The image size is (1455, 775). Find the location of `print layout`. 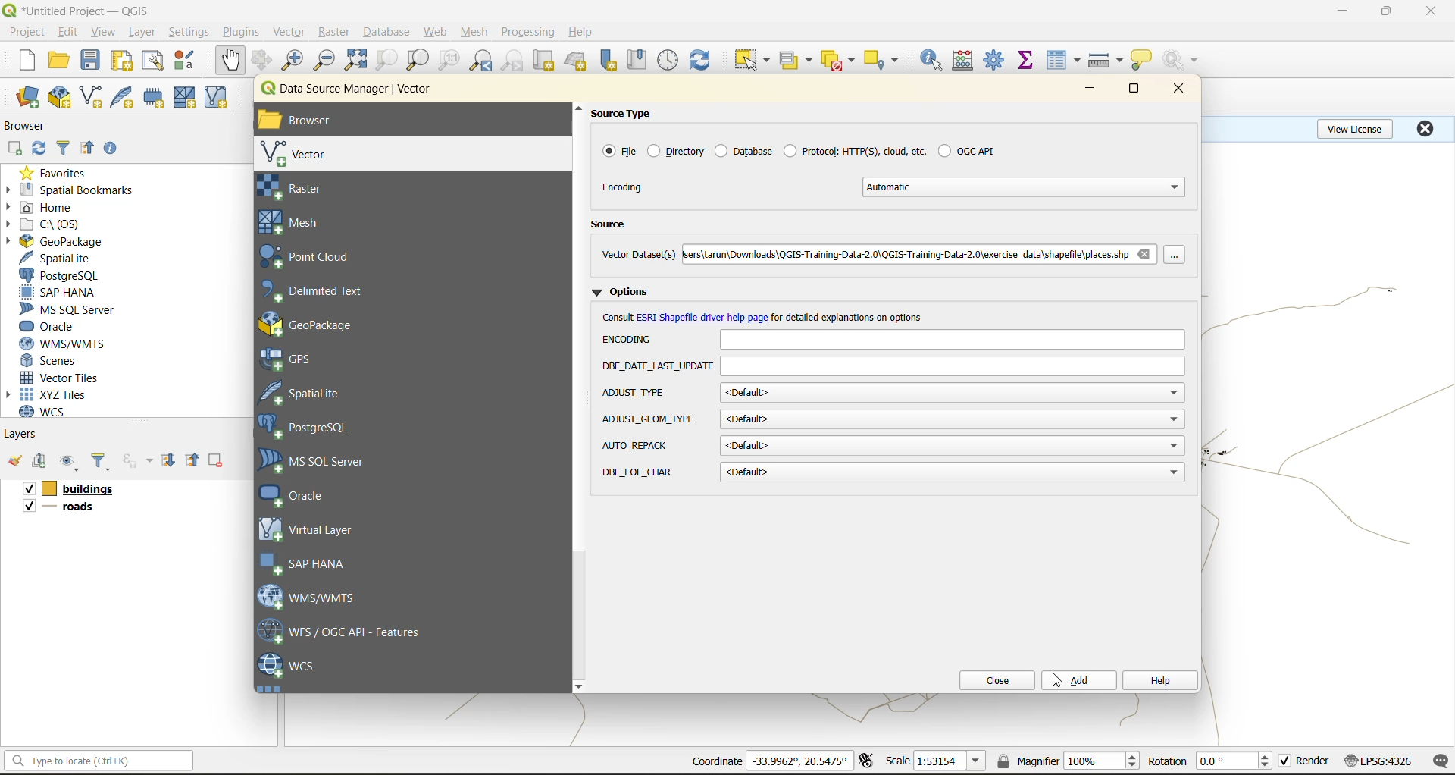

print layout is located at coordinates (125, 62).